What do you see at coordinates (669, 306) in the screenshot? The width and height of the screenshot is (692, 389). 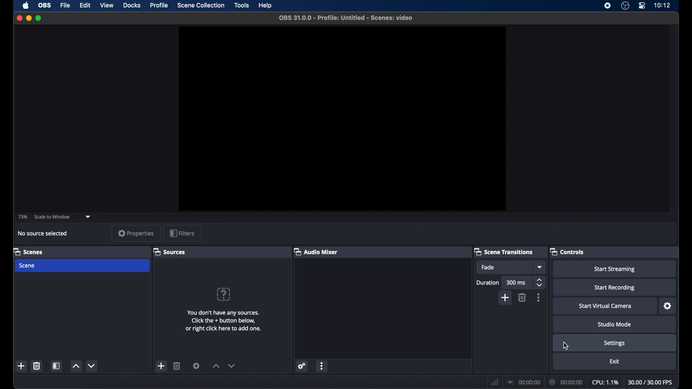 I see `settings` at bounding box center [669, 306].